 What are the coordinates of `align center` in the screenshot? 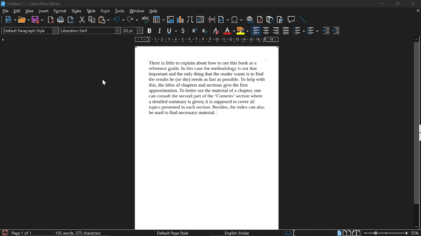 It's located at (266, 31).